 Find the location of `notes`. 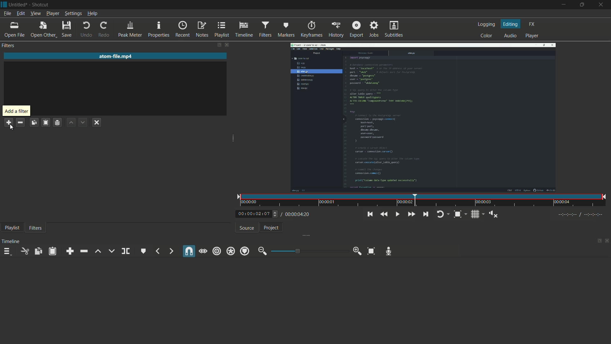

notes is located at coordinates (201, 30).